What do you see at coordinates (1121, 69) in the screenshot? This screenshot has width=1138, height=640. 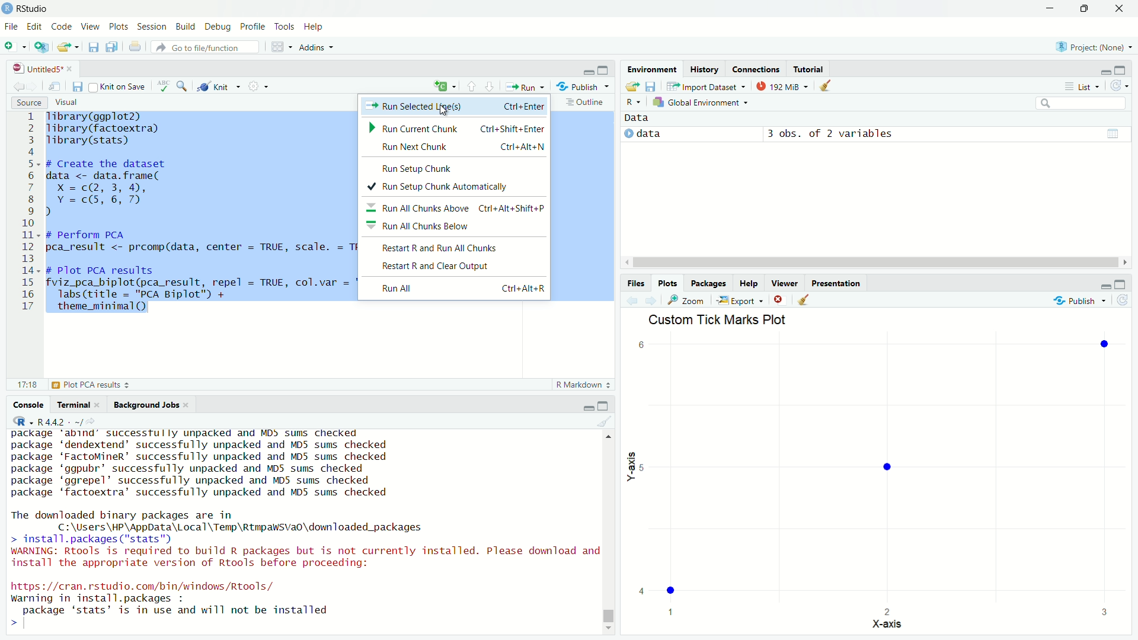 I see `maximize` at bounding box center [1121, 69].